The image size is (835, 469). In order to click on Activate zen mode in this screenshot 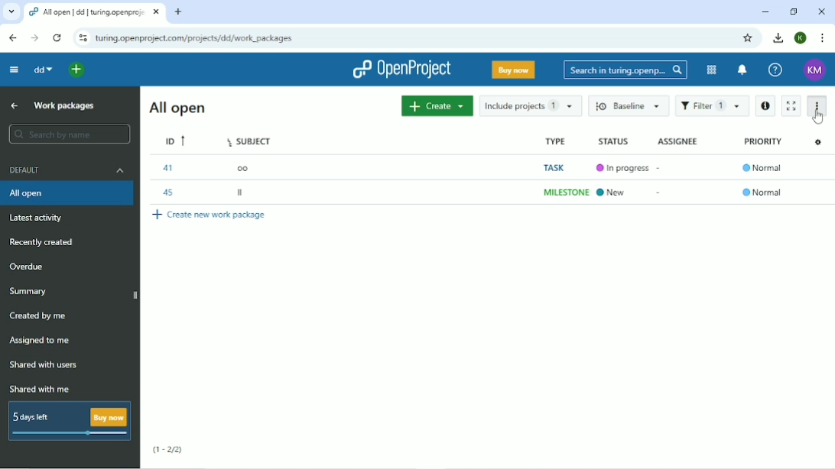, I will do `click(791, 105)`.